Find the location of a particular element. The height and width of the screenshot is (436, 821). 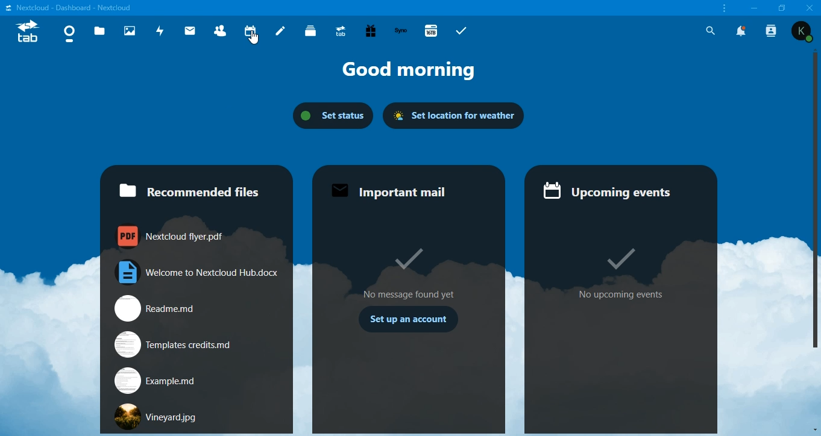

contact is located at coordinates (221, 31).